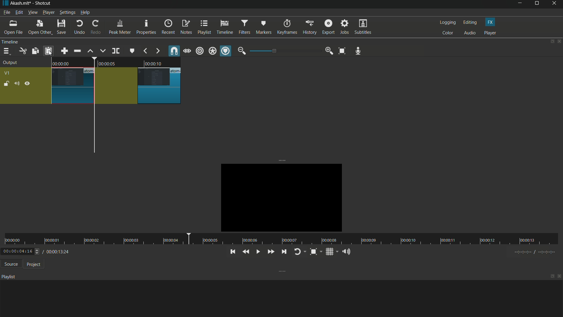 The height and width of the screenshot is (317, 563). Describe the element at coordinates (331, 252) in the screenshot. I see `toggle grid` at that location.